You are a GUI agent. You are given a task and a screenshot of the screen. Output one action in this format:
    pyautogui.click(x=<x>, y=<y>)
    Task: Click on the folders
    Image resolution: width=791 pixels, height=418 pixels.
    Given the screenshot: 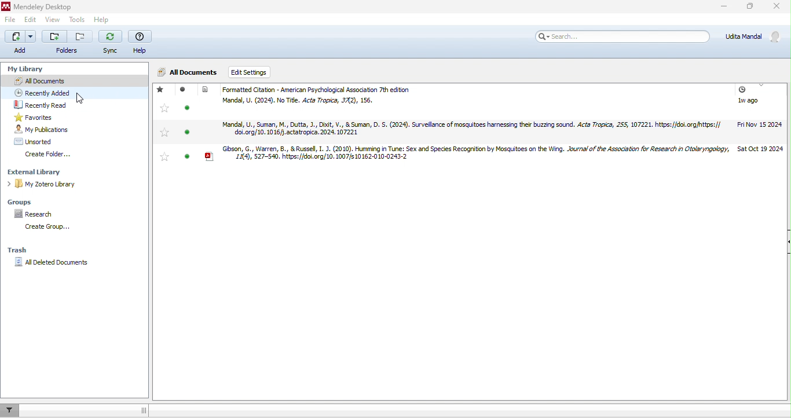 What is the action you would take?
    pyautogui.click(x=68, y=43)
    